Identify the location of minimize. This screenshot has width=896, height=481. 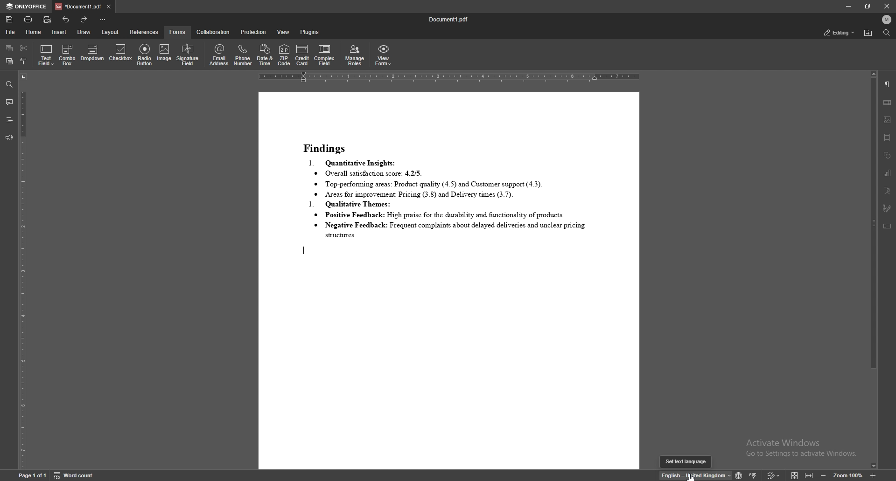
(848, 6).